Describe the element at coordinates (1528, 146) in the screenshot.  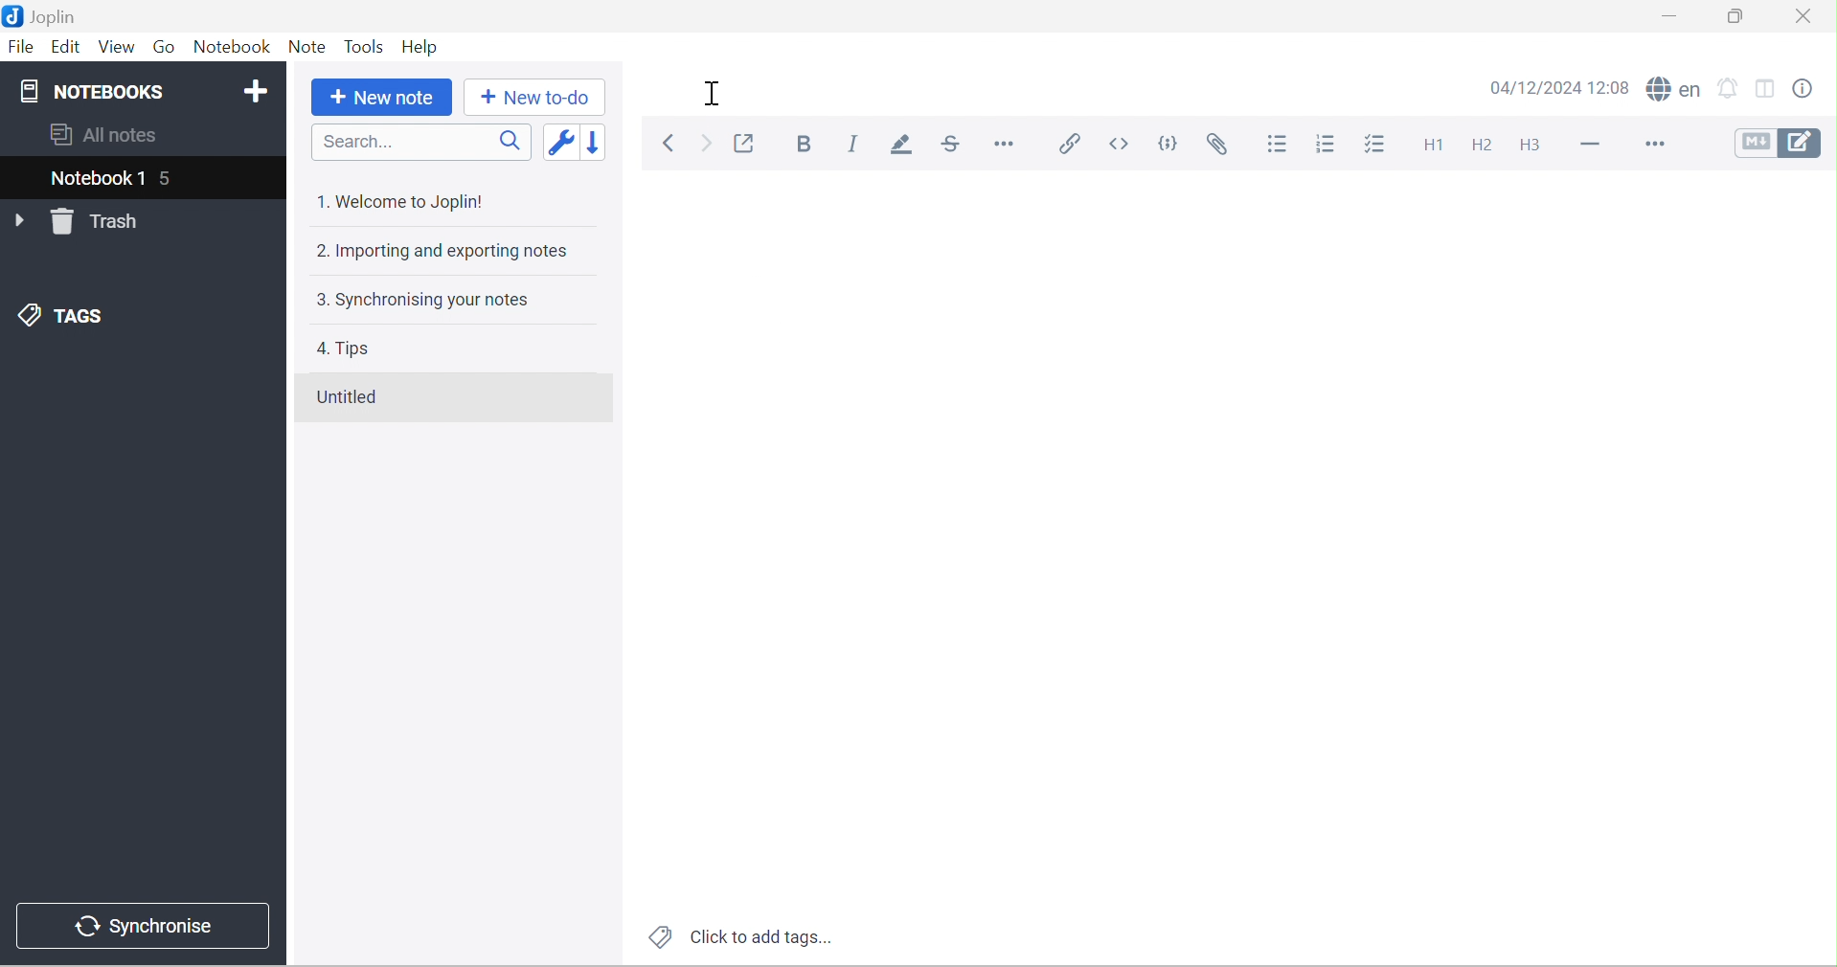
I see `Heading 3` at that location.